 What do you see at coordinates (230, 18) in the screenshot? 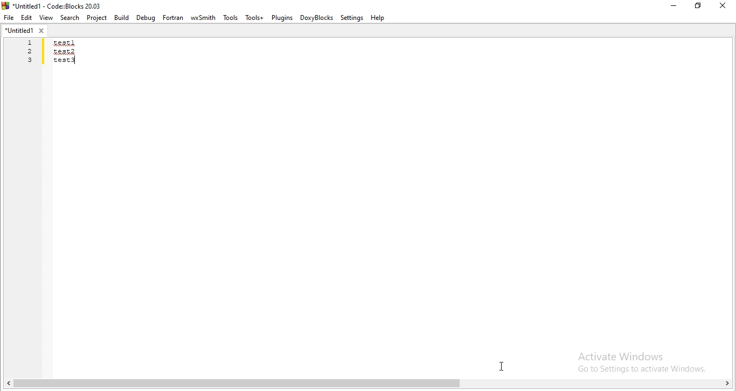
I see `Tools ` at bounding box center [230, 18].